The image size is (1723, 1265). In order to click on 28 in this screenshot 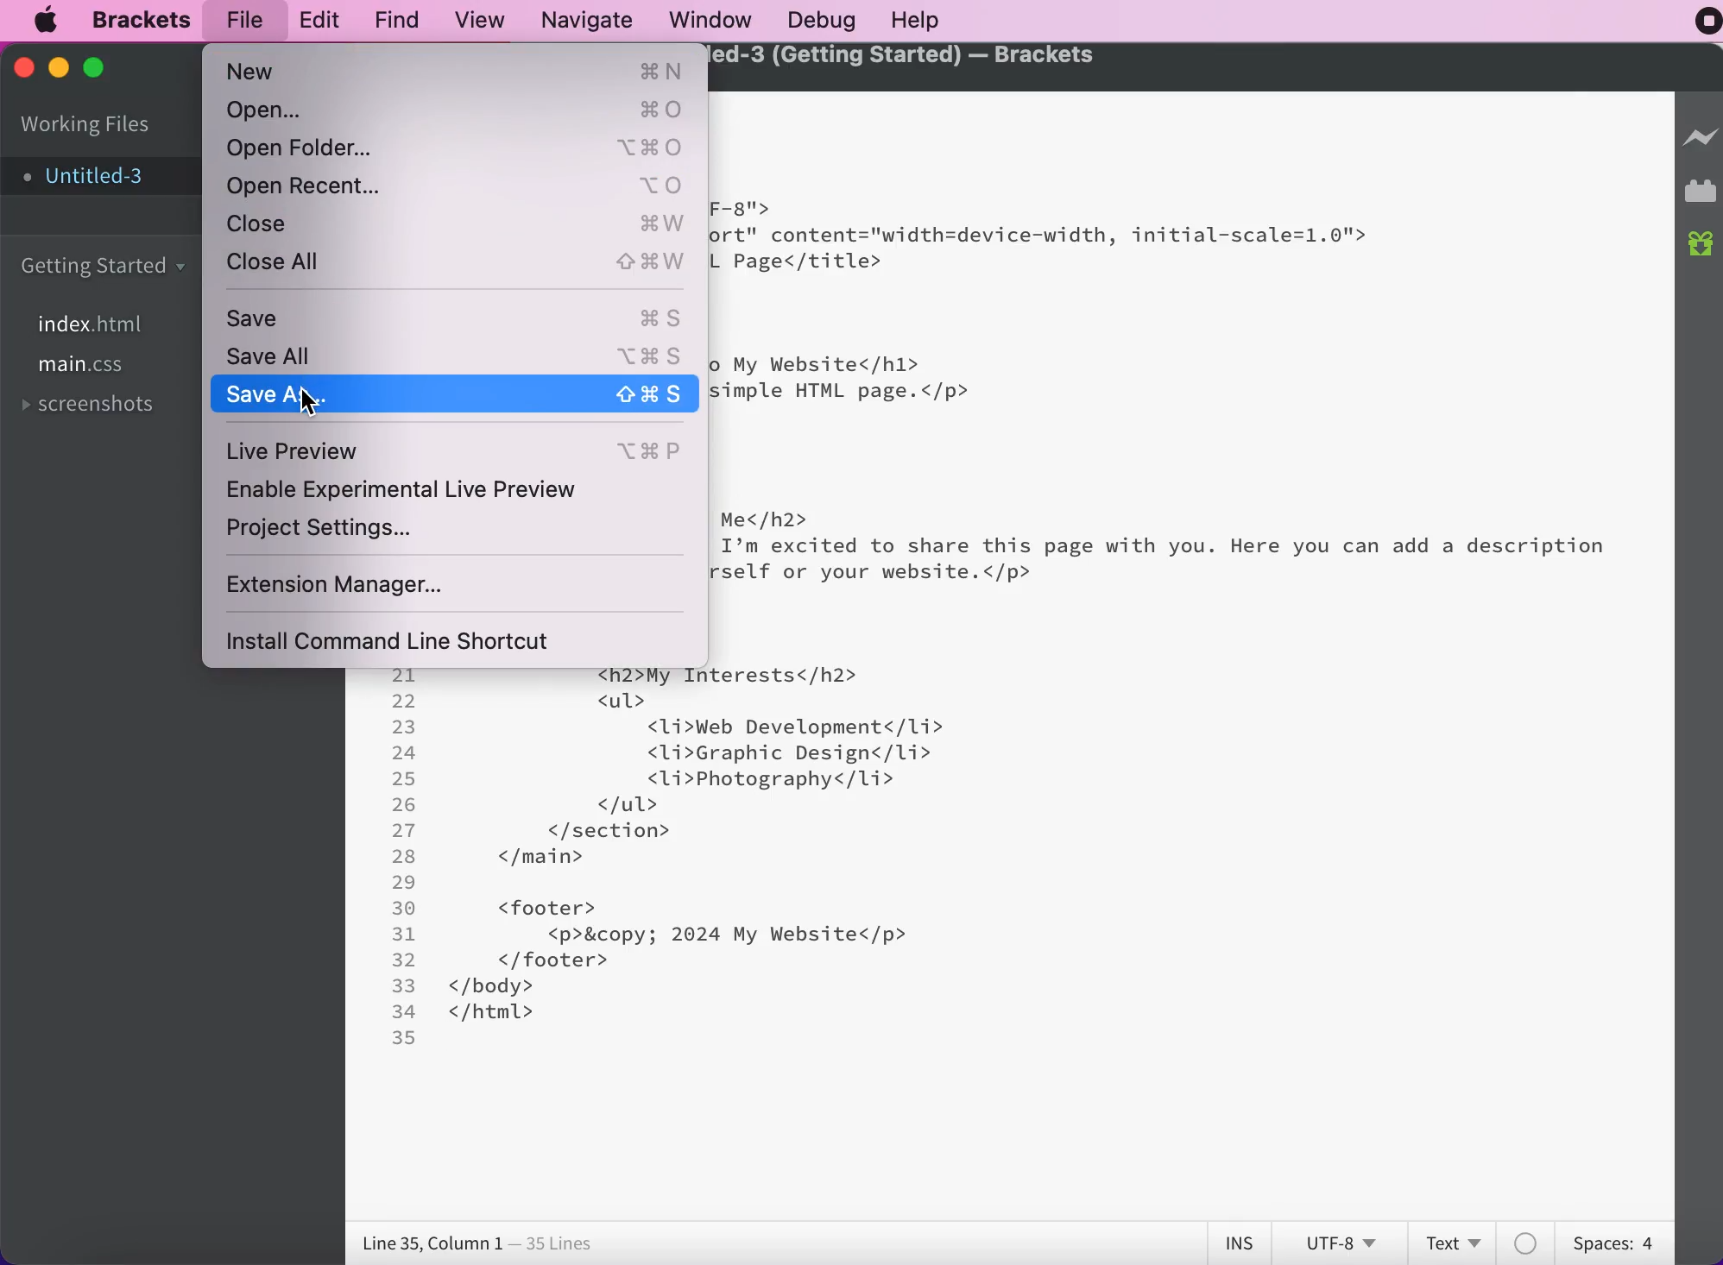, I will do `click(404, 856)`.